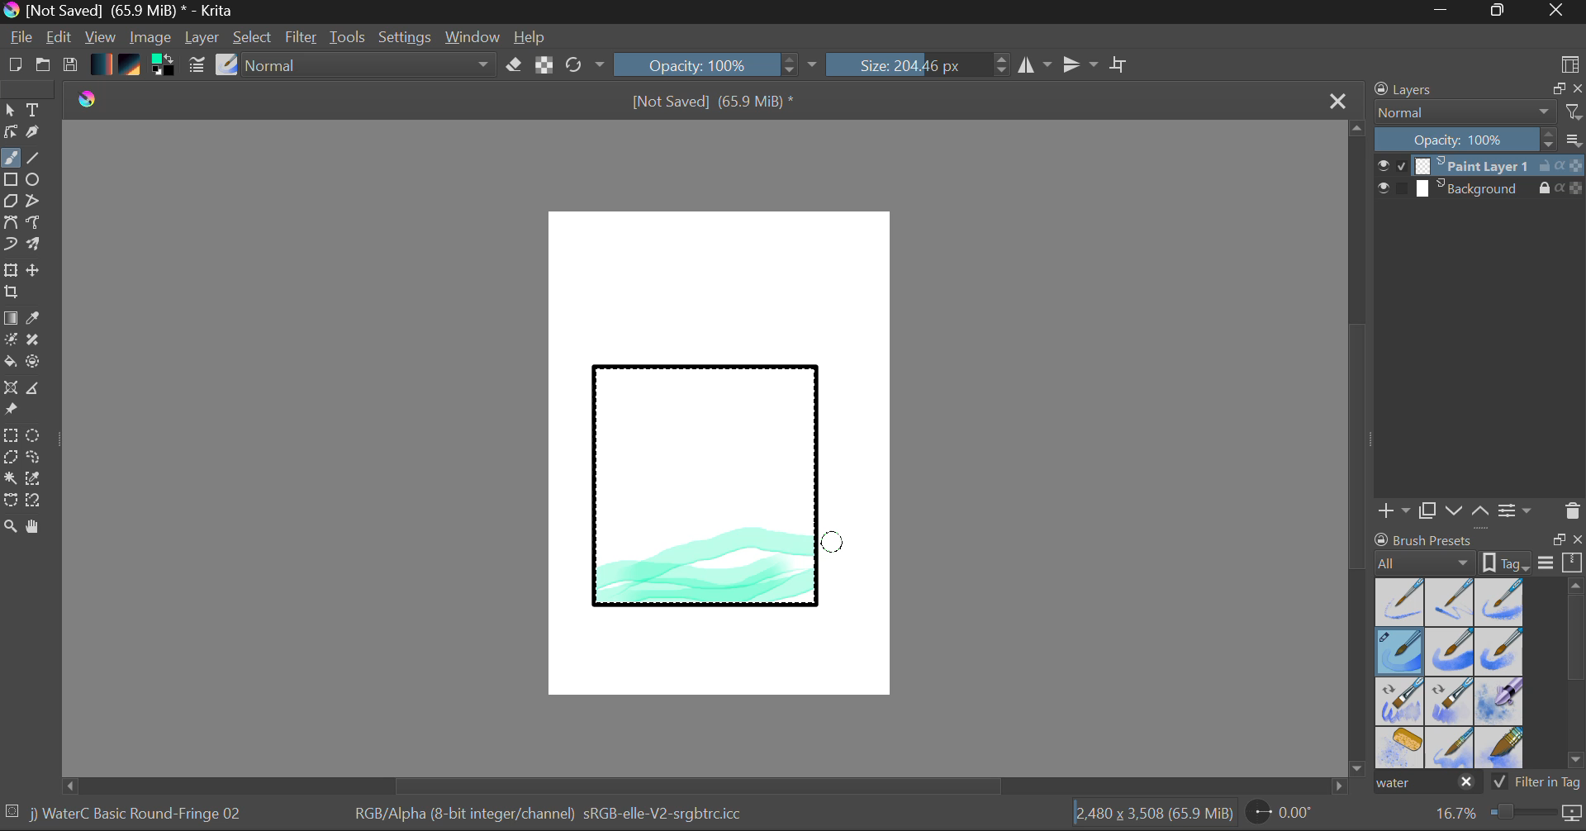  What do you see at coordinates (1428, 511) in the screenshot?
I see `Copy Layer` at bounding box center [1428, 511].